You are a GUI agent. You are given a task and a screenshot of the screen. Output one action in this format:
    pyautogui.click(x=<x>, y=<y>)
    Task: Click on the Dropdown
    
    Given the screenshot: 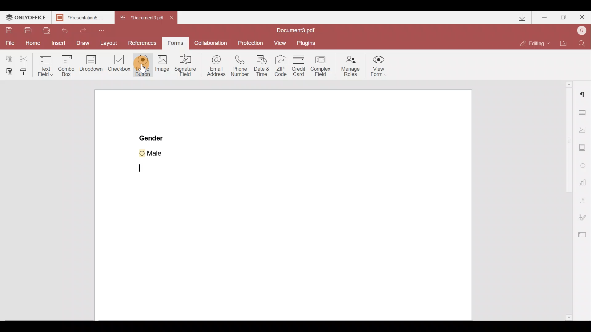 What is the action you would take?
    pyautogui.click(x=91, y=66)
    